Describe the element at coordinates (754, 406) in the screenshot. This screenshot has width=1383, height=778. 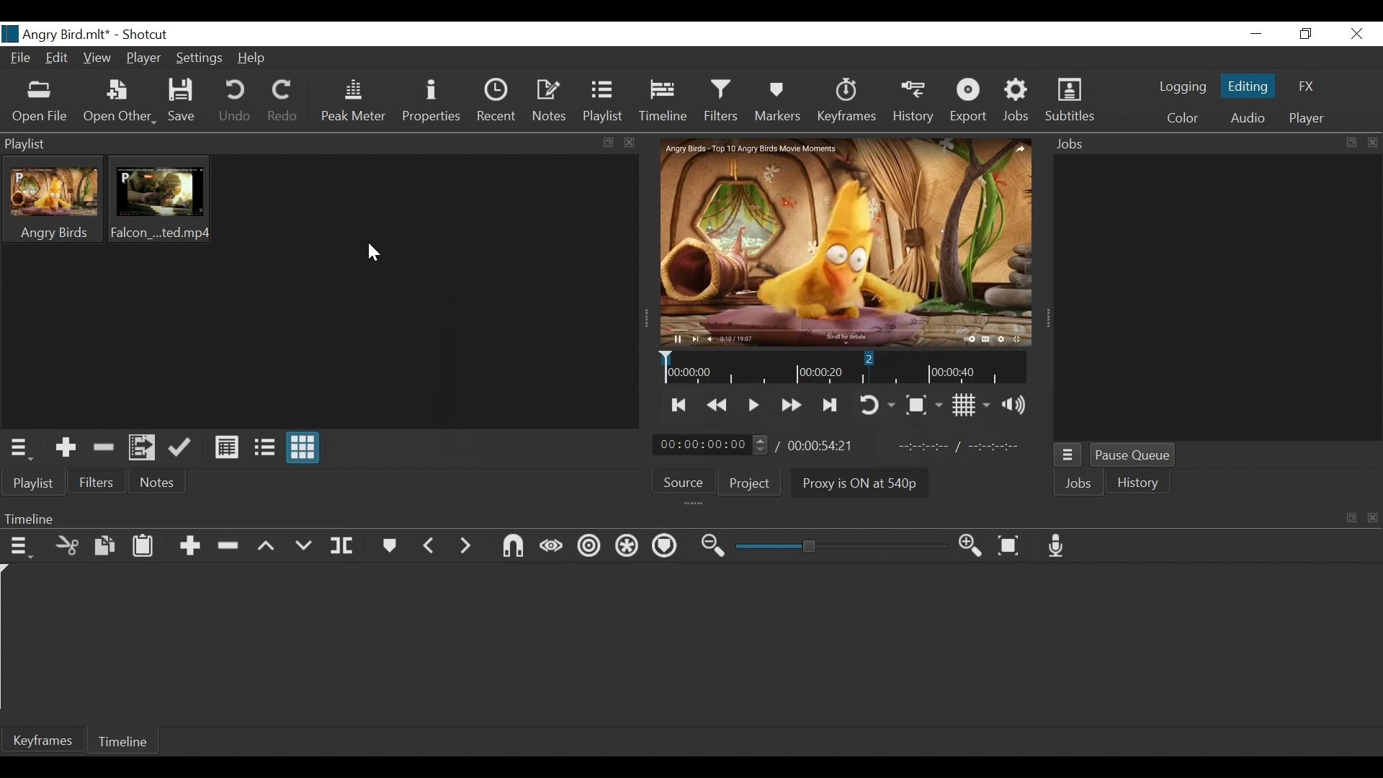
I see `Toggle play or pause (space)` at that location.